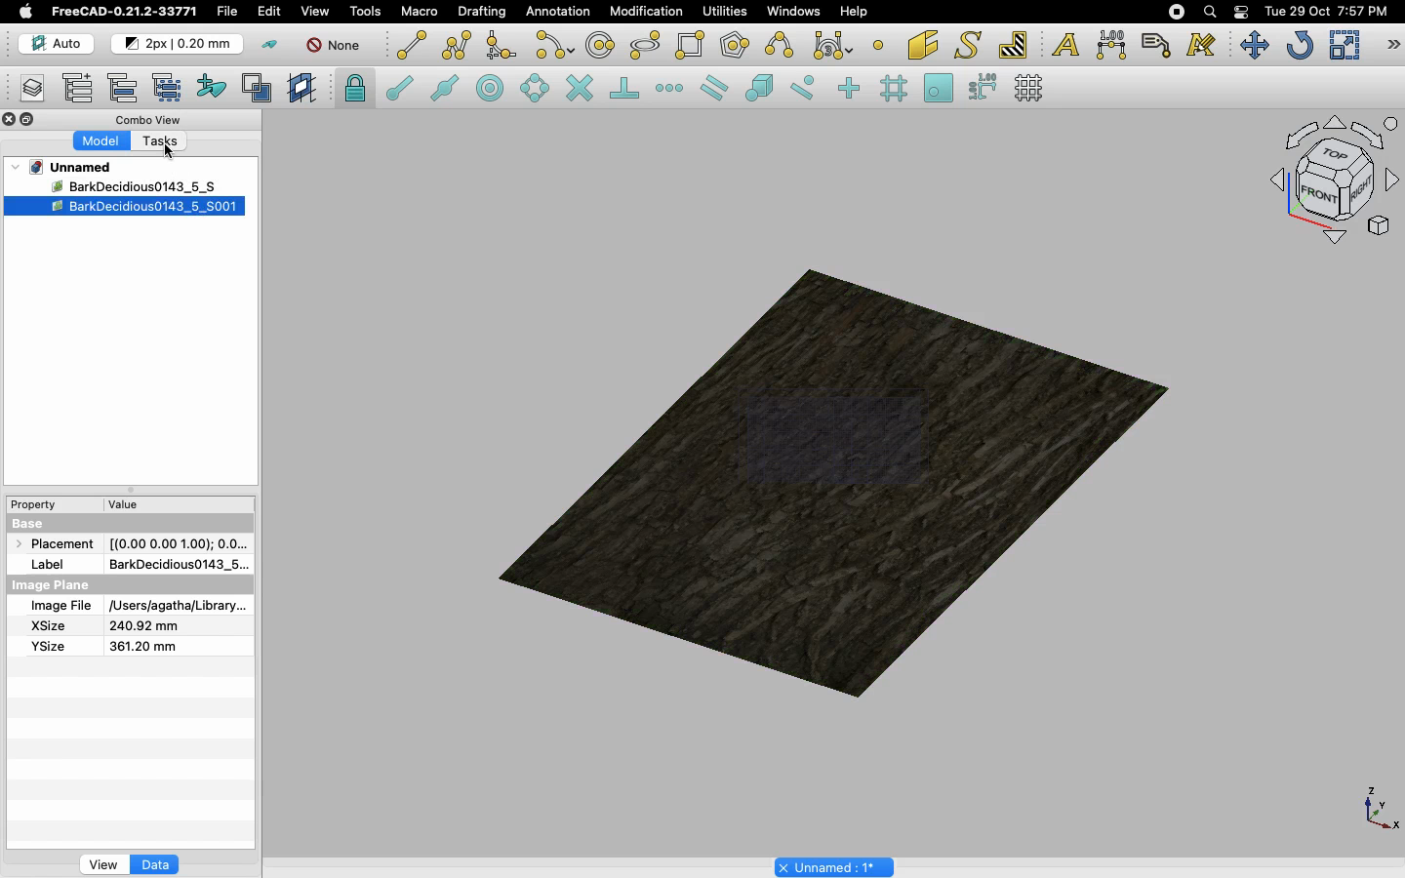 This screenshot has width=1405, height=878. Describe the element at coordinates (227, 12) in the screenshot. I see `File` at that location.